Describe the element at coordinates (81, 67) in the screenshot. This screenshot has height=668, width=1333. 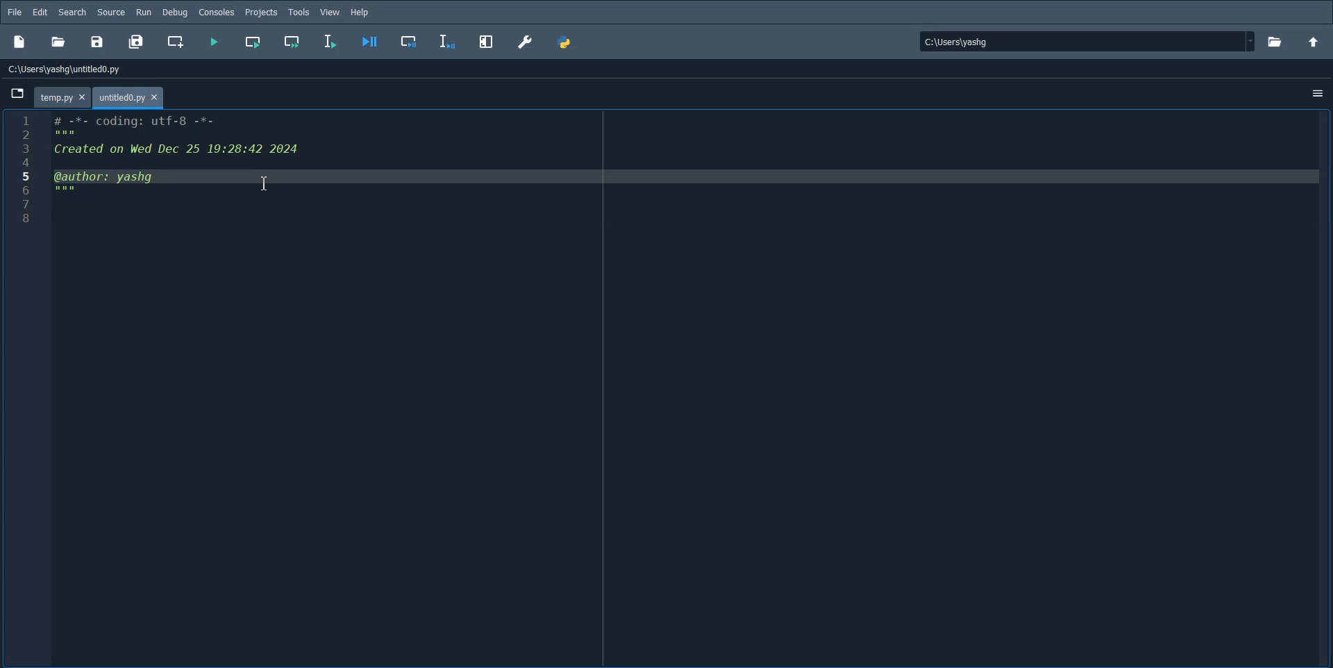
I see `C:\Users\yashg\untitiedo.py` at that location.